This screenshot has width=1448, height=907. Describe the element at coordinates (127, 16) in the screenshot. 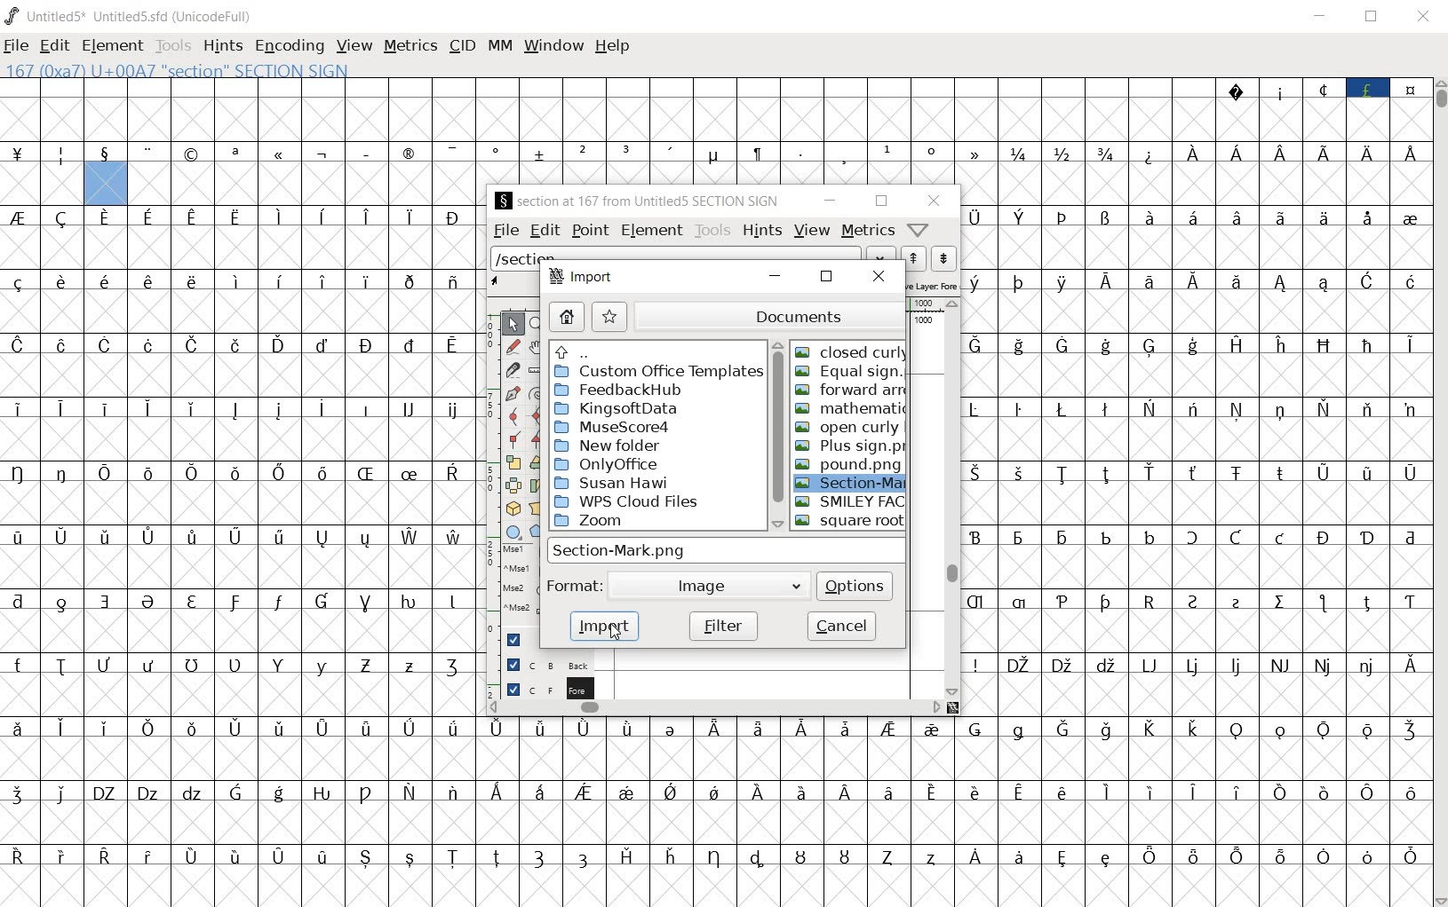

I see `Untitled1 Untitled1.sfd (UnicodeFull)` at that location.